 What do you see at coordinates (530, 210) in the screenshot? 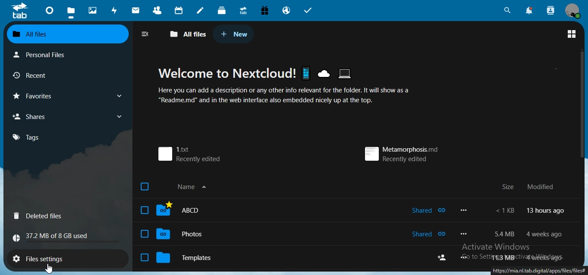
I see `text` at bounding box center [530, 210].